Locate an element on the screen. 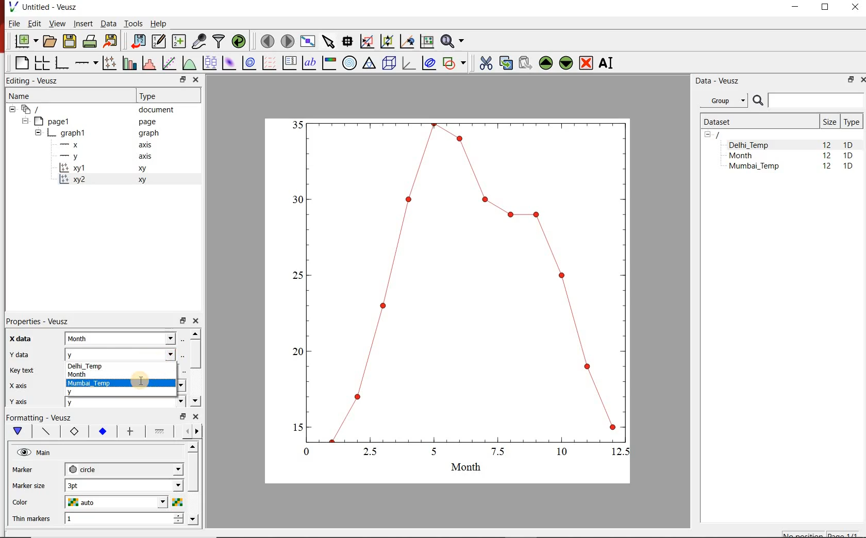 The image size is (866, 538). xy2 is located at coordinates (107, 180).